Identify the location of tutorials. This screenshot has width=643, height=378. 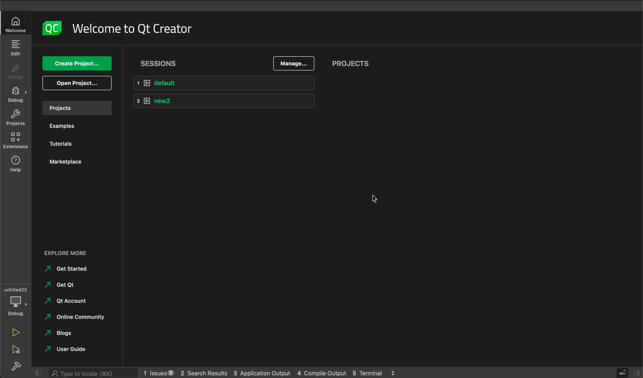
(63, 143).